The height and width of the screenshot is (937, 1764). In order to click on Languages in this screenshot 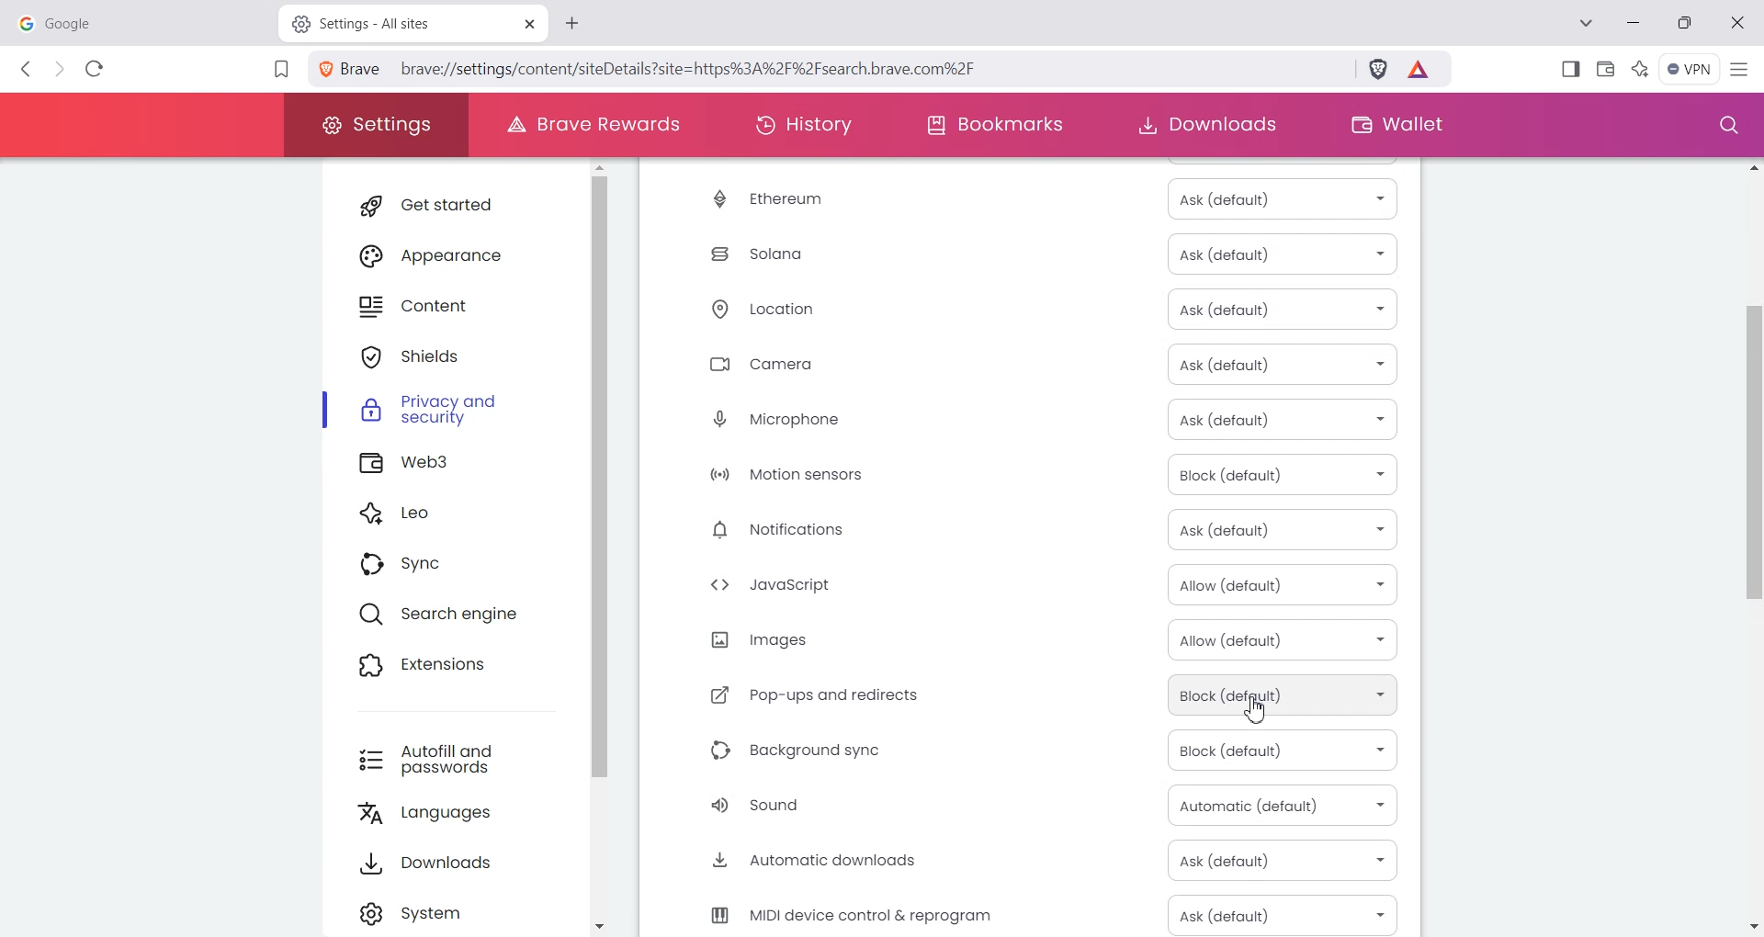, I will do `click(462, 816)`.